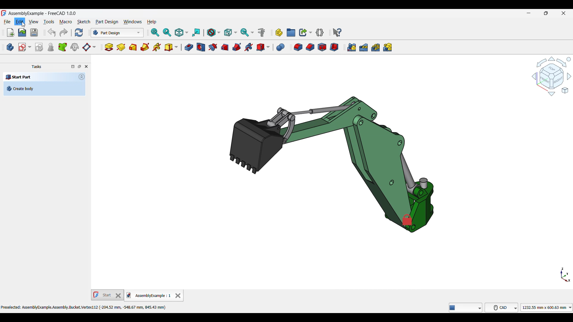  What do you see at coordinates (39, 47) in the screenshot?
I see `Validate sketch` at bounding box center [39, 47].